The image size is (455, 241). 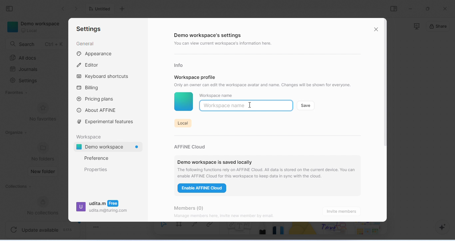 What do you see at coordinates (96, 226) in the screenshot?
I see `toggle zoom` at bounding box center [96, 226].